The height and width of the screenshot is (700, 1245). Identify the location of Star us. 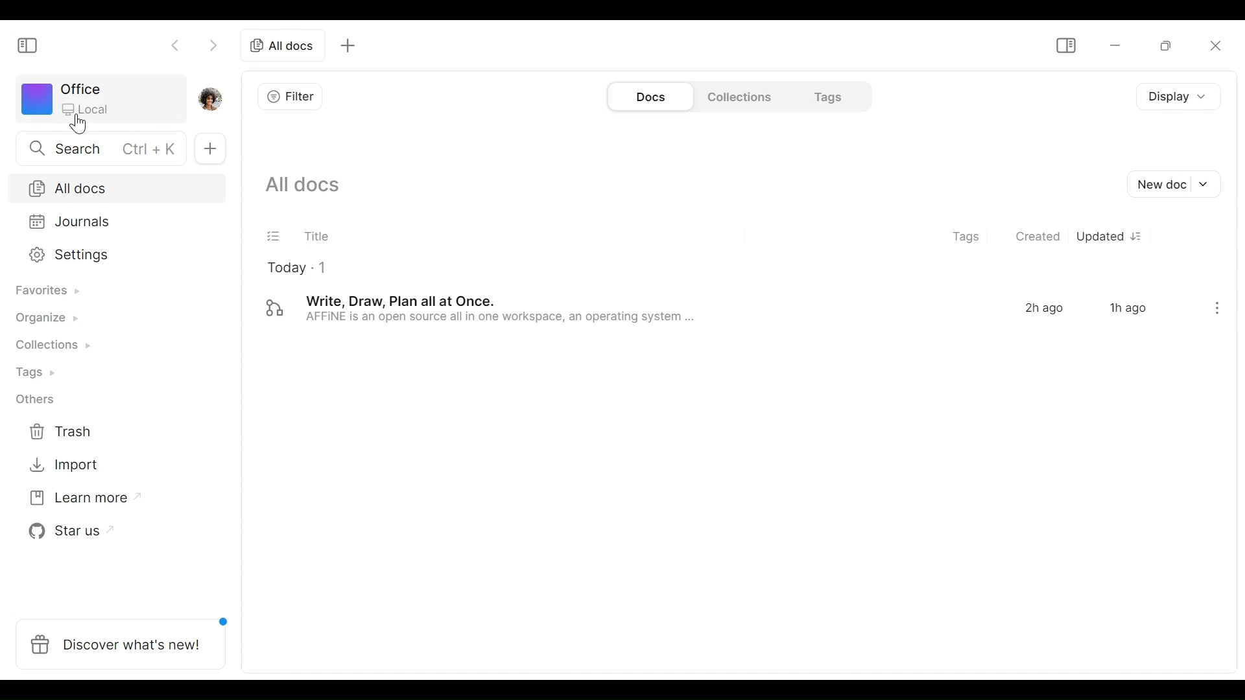
(64, 531).